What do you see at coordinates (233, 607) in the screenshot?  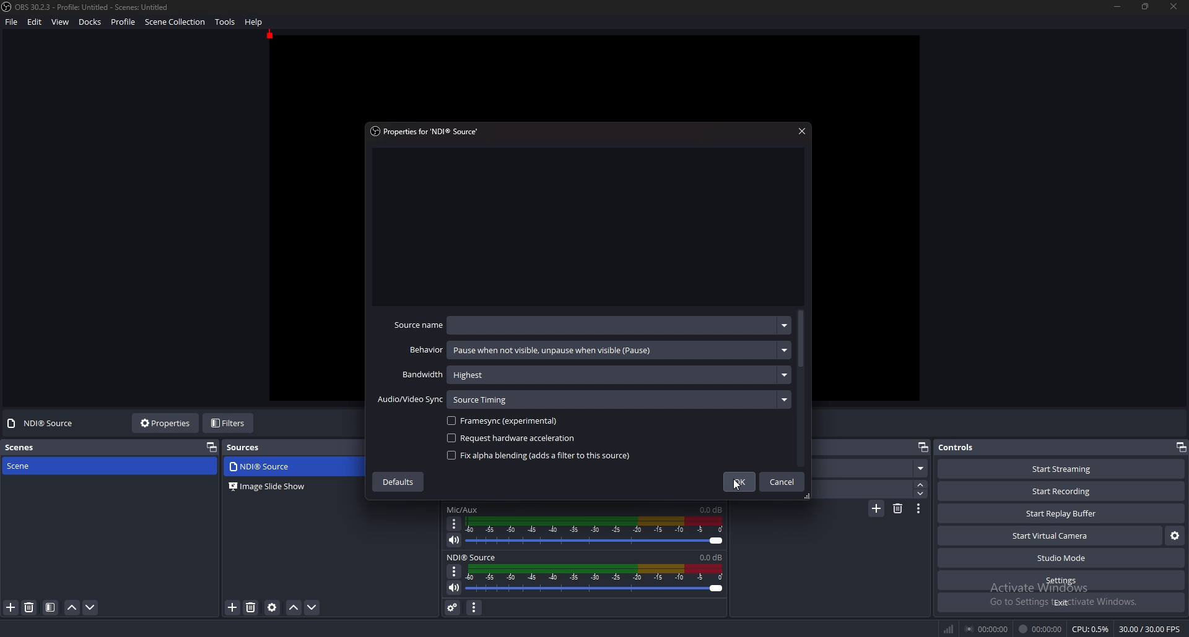 I see `add source` at bounding box center [233, 607].